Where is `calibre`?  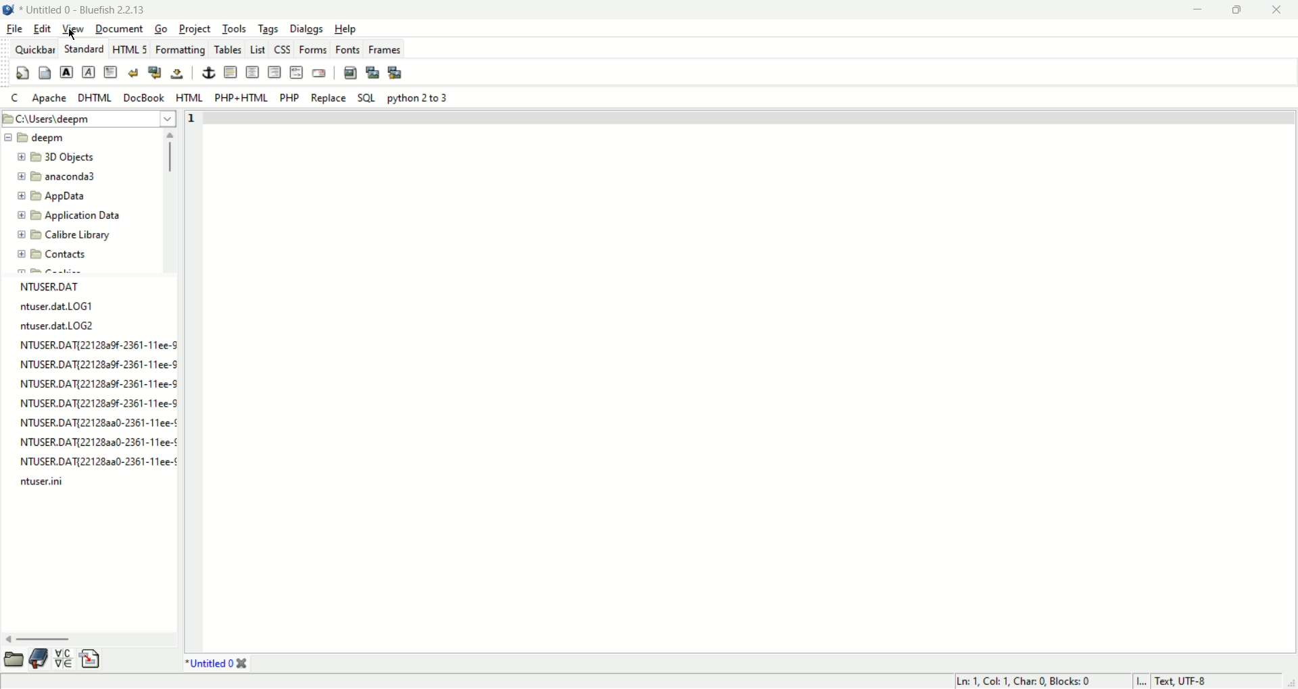 calibre is located at coordinates (64, 236).